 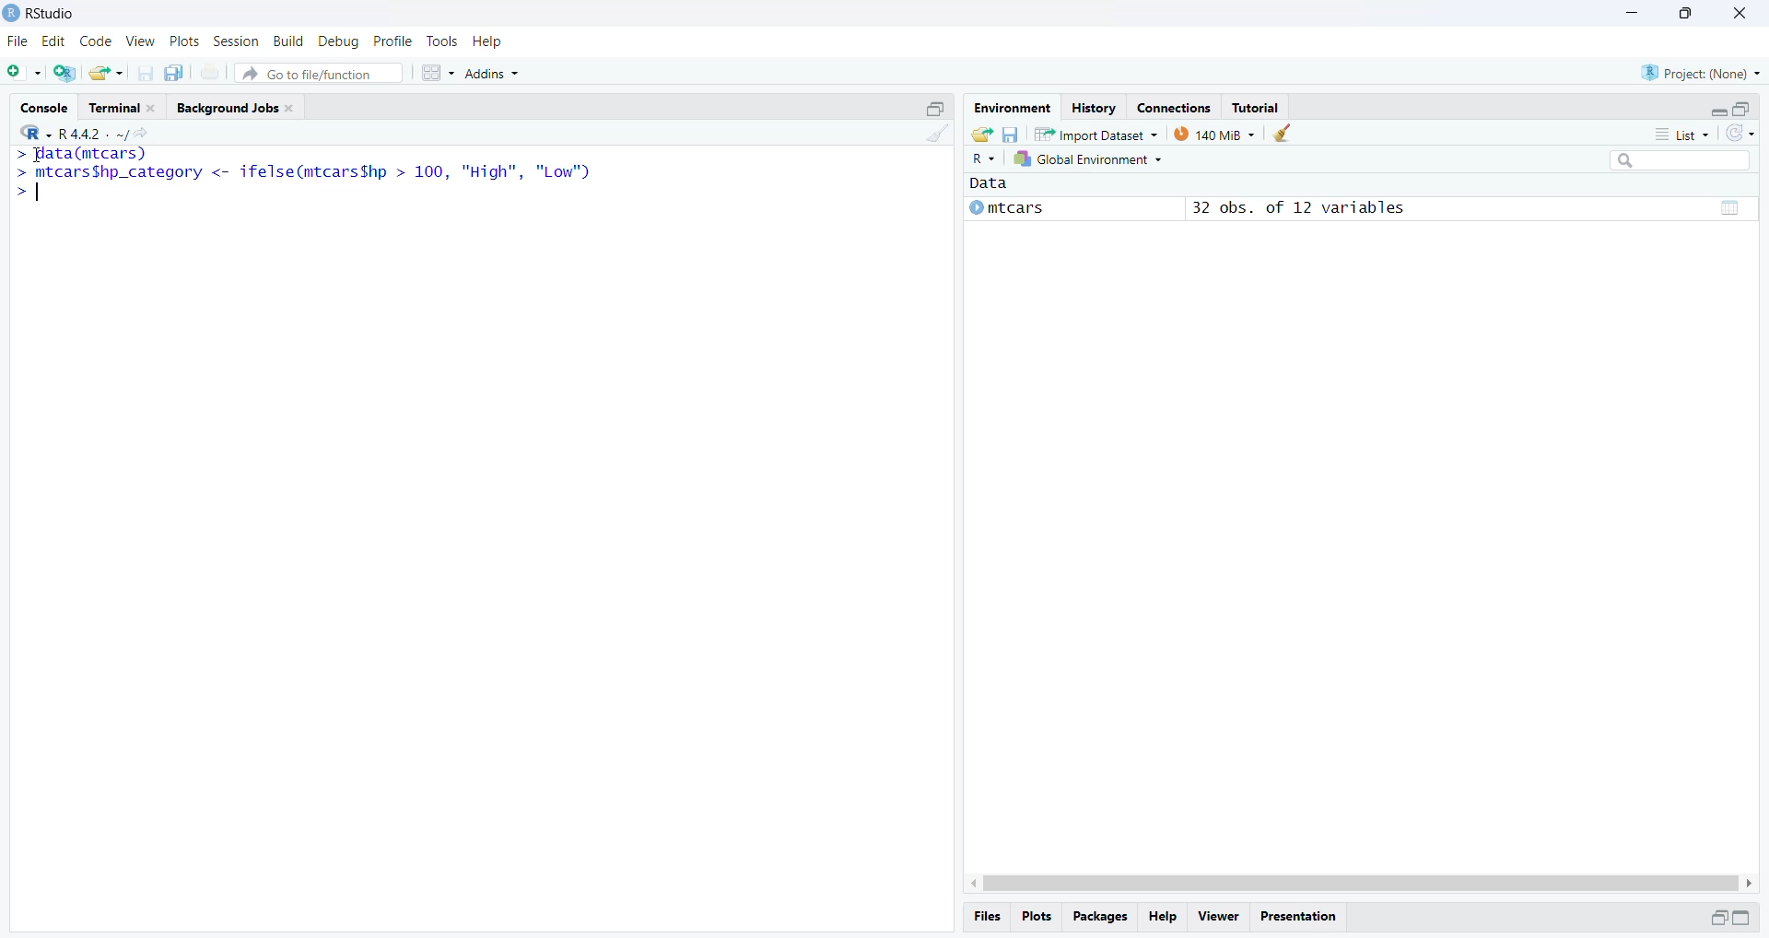 What do you see at coordinates (1011, 133) in the screenshot?
I see `Save workspace as` at bounding box center [1011, 133].